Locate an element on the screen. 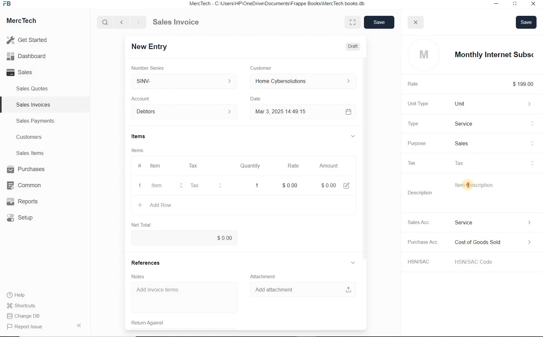  MercTech - C:\Users\HP\OneDrive\Documents\Frappe Books\MercTech books db is located at coordinates (278, 4).